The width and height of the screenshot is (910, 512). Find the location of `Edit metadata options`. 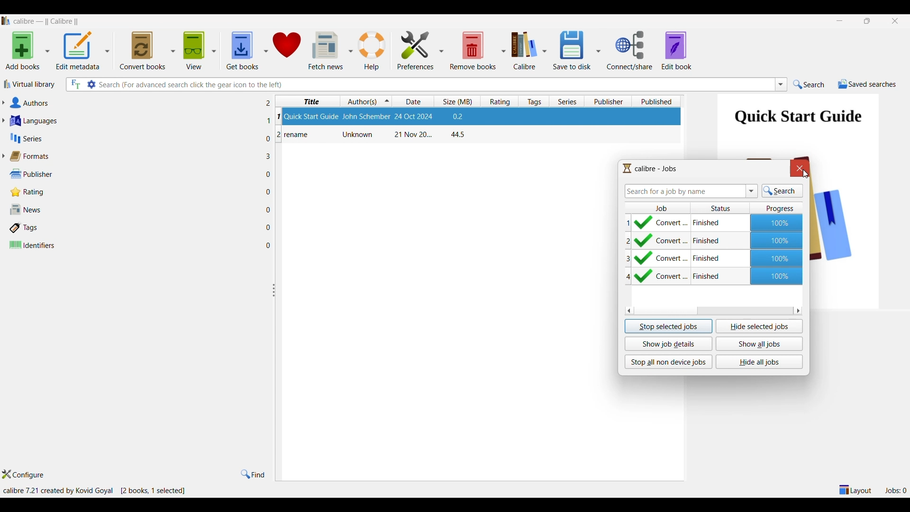

Edit metadata options is located at coordinates (107, 51).